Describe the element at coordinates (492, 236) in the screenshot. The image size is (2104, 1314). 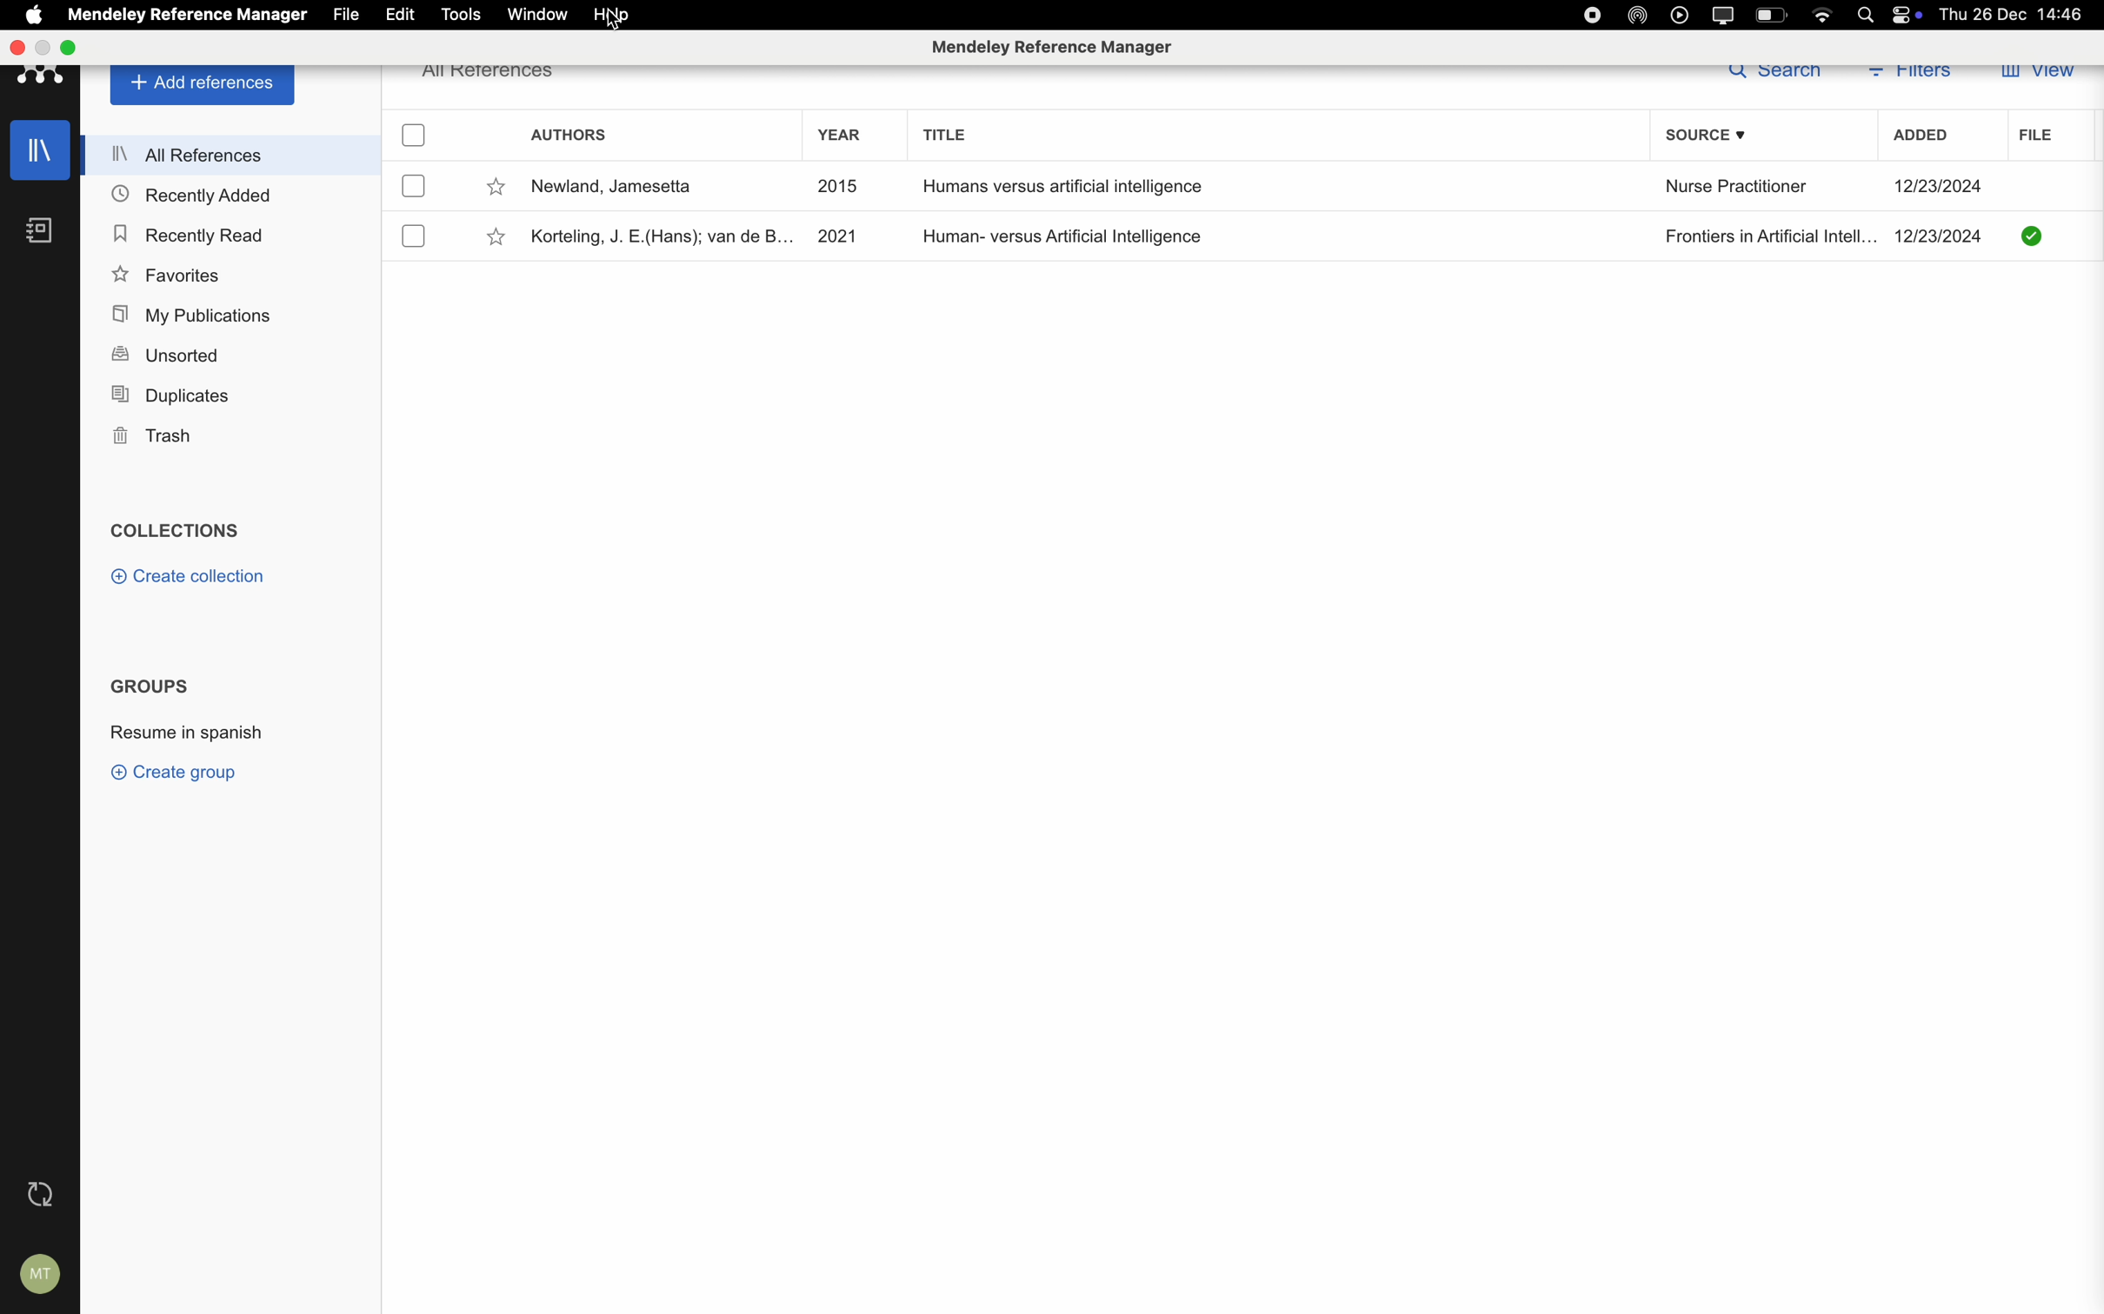
I see `favorite` at that location.